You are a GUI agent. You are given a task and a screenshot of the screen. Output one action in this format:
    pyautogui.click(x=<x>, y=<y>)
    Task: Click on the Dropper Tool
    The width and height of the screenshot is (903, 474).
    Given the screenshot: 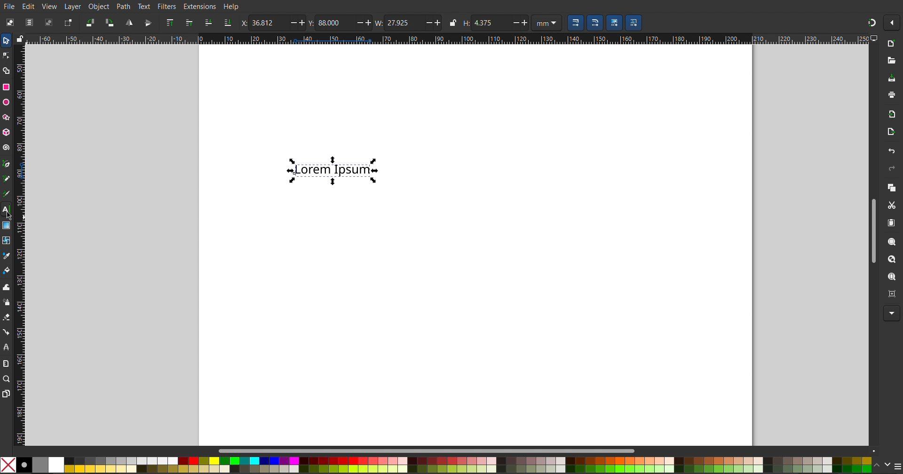 What is the action you would take?
    pyautogui.click(x=7, y=254)
    